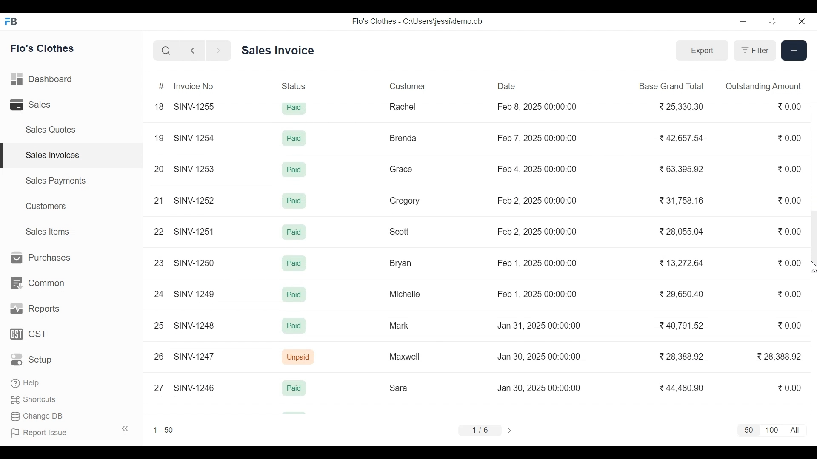 The height and width of the screenshot is (459, 817). What do you see at coordinates (43, 48) in the screenshot?
I see `Flo's Clothes` at bounding box center [43, 48].